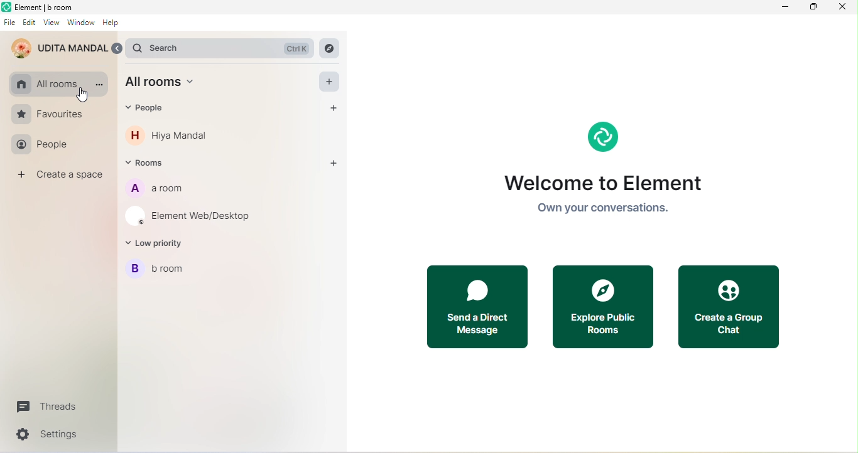  I want to click on add , so click(331, 82).